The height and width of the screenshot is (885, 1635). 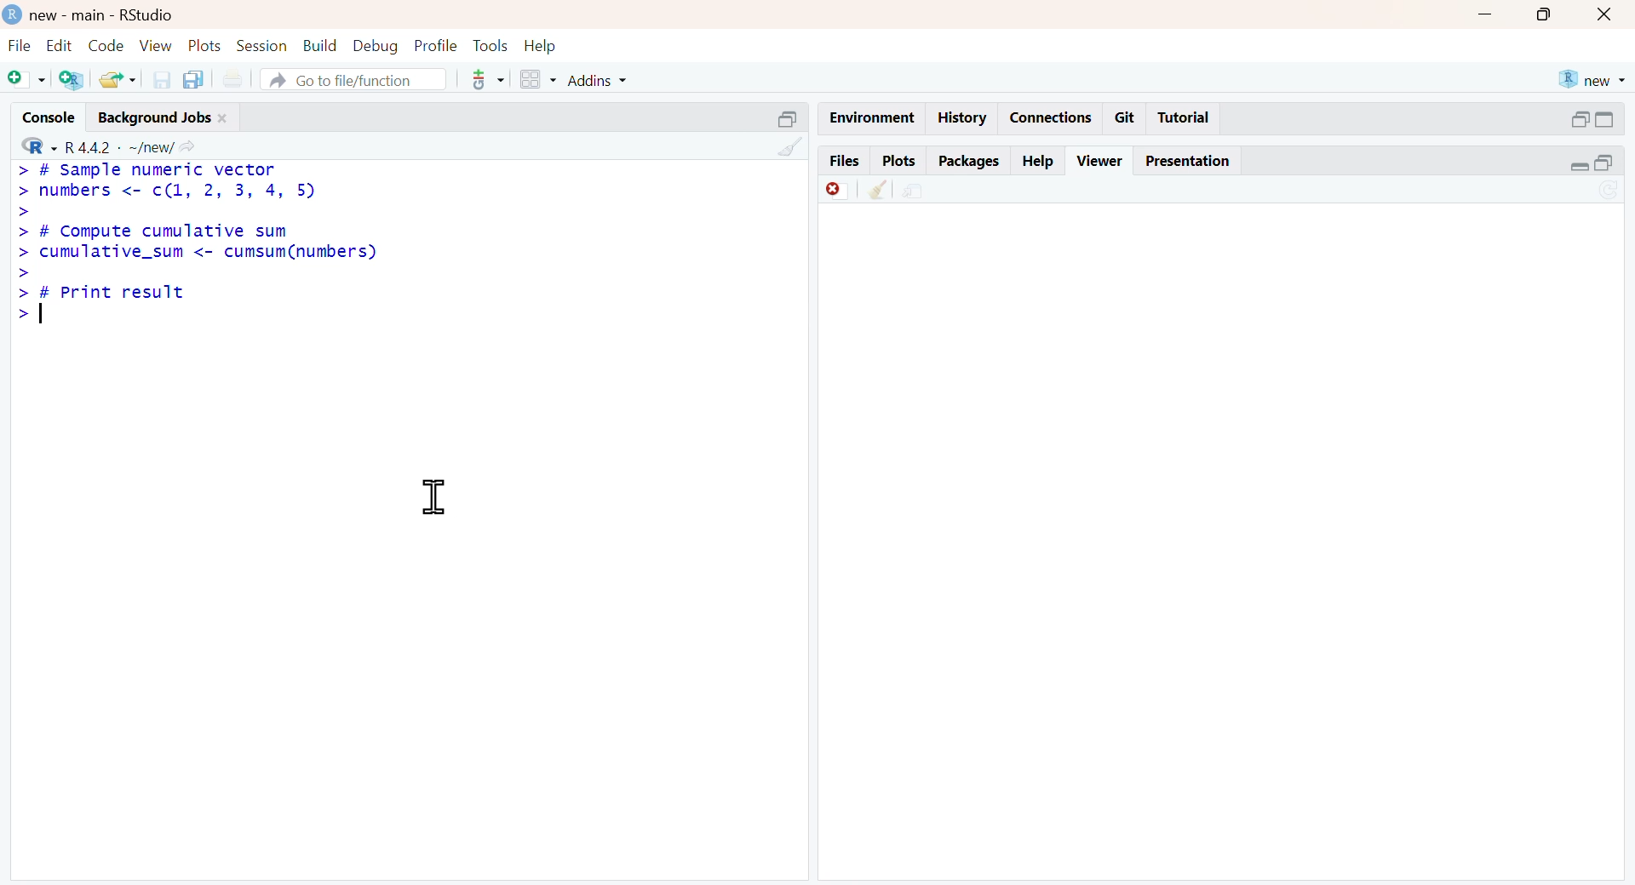 I want to click on add R file, so click(x=72, y=80).